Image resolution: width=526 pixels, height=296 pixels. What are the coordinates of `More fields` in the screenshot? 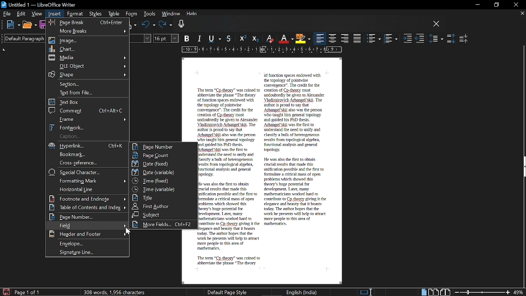 It's located at (164, 224).